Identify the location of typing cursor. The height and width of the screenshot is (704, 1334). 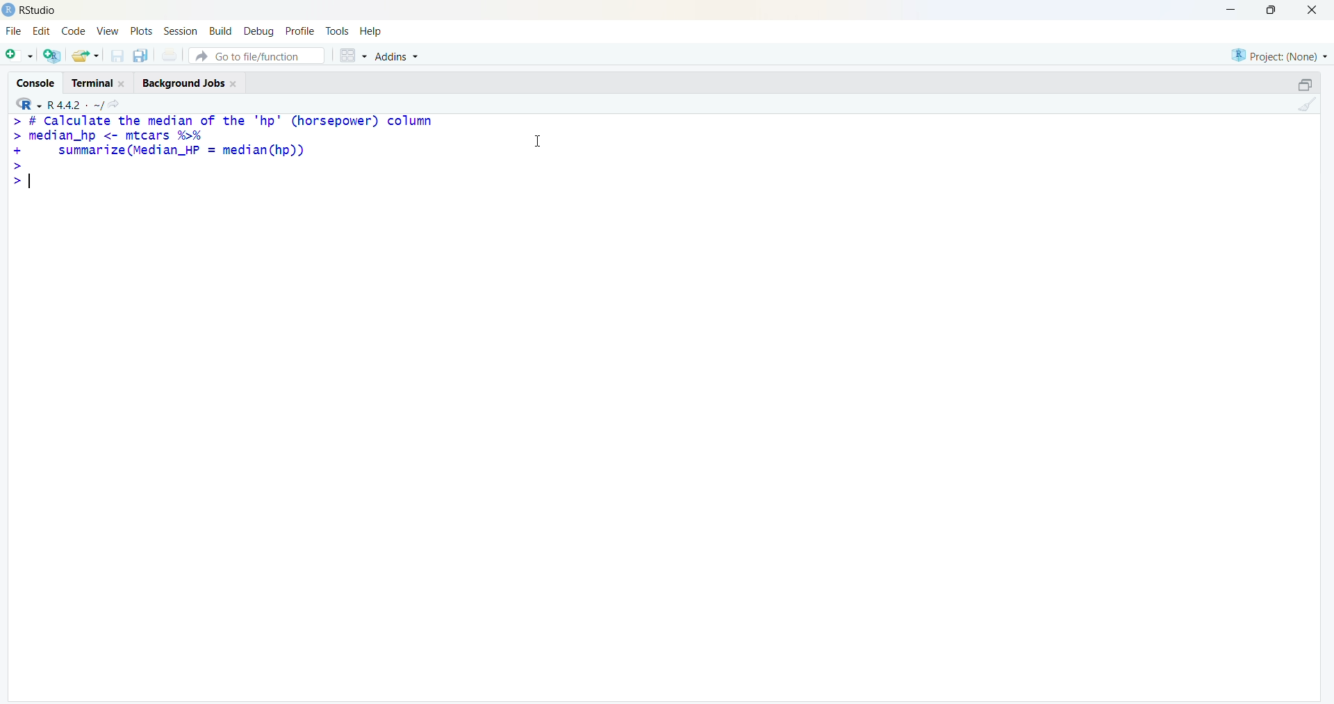
(35, 181).